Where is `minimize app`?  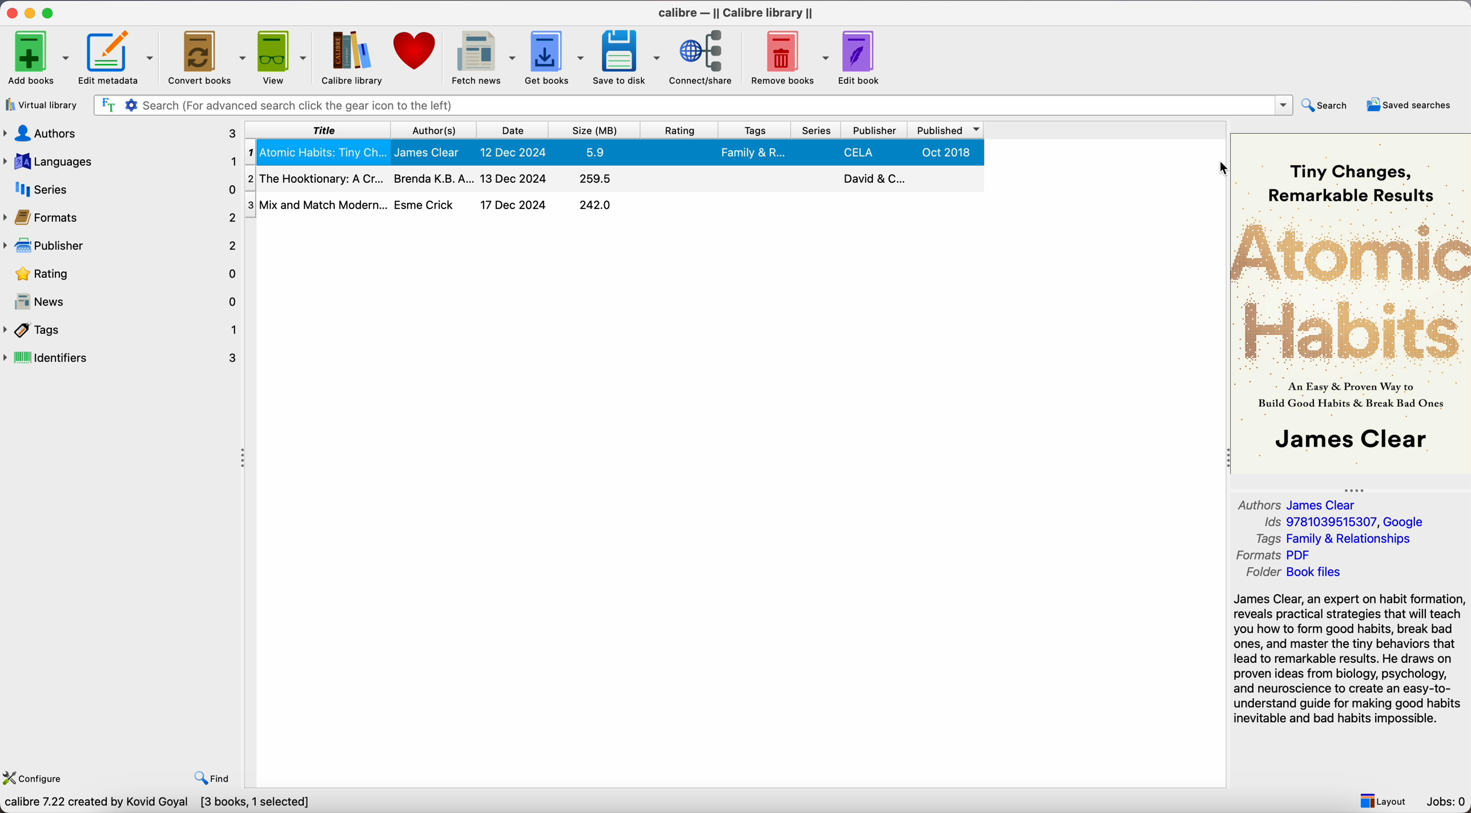 minimize app is located at coordinates (32, 13).